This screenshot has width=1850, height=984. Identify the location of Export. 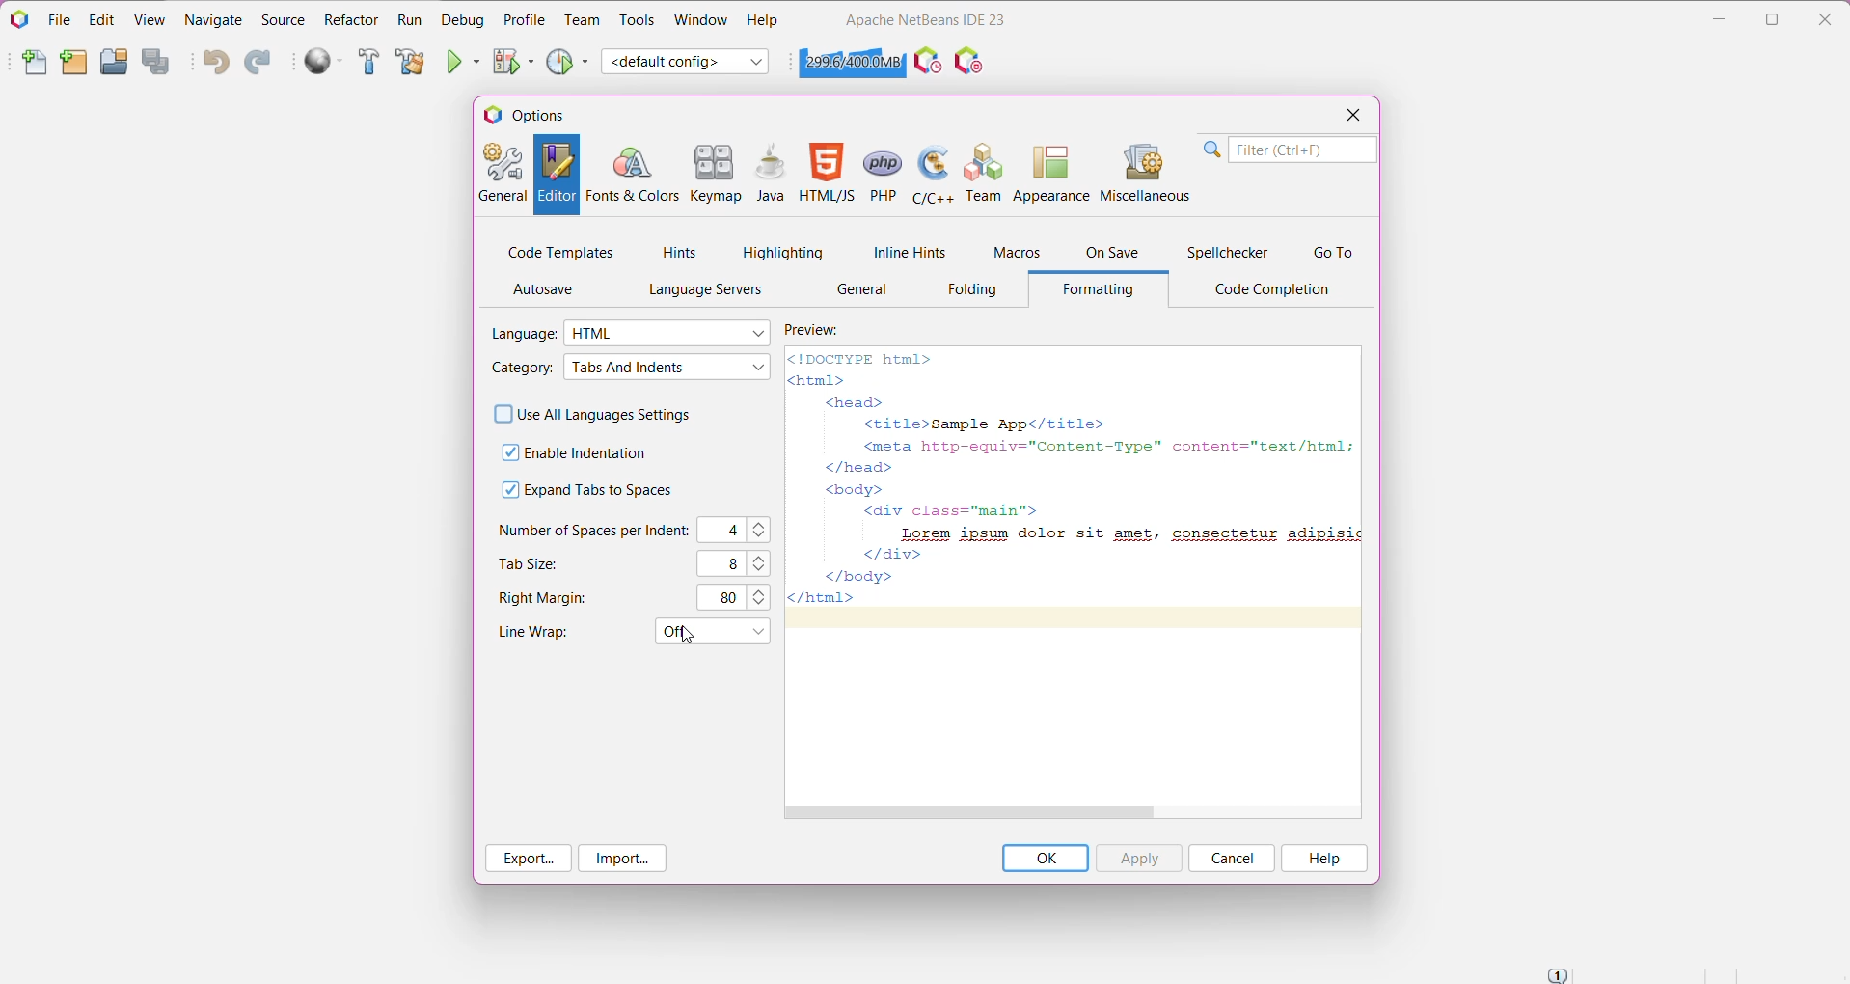
(530, 859).